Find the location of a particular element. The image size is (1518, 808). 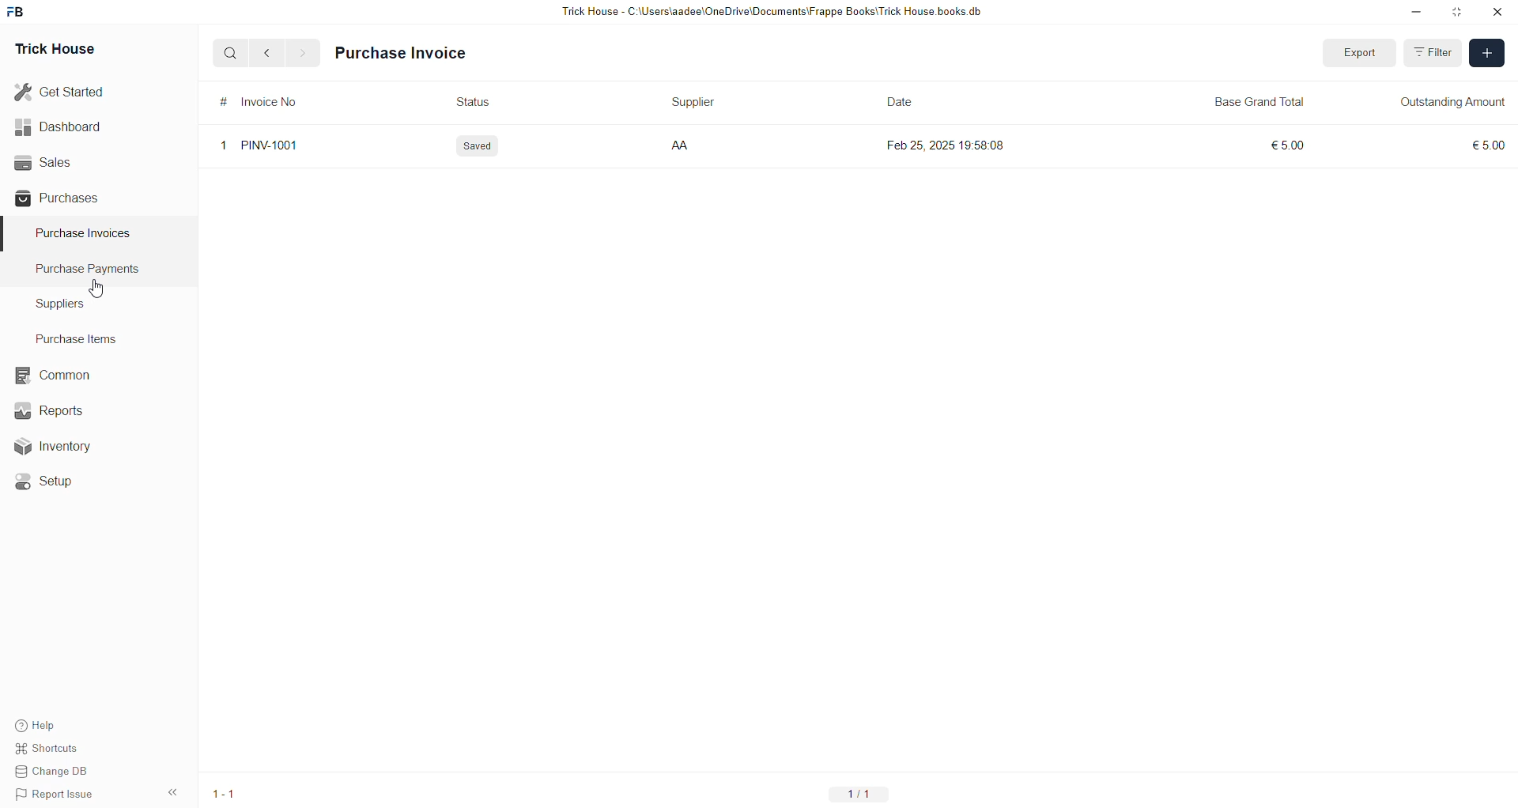

search is located at coordinates (232, 53).